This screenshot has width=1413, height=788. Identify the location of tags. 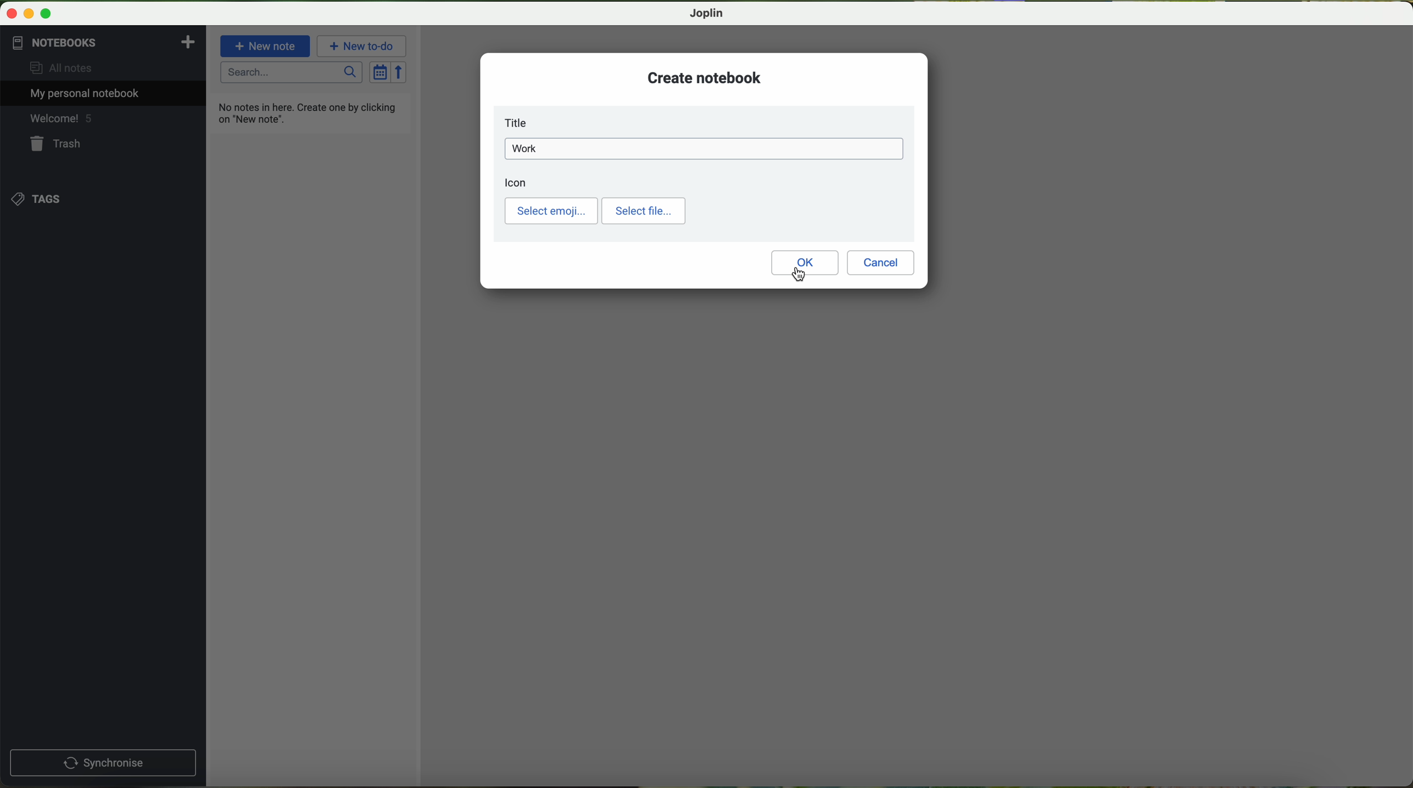
(35, 198).